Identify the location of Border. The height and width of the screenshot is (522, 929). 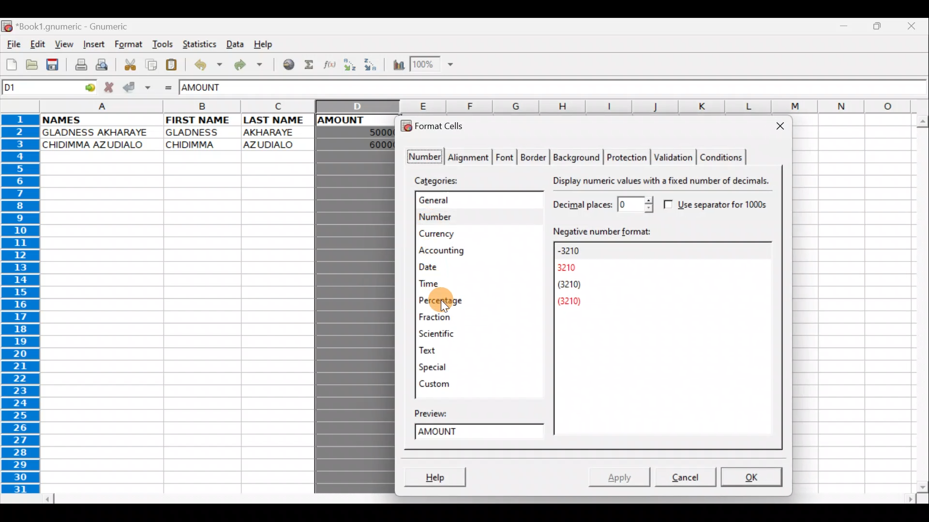
(535, 156).